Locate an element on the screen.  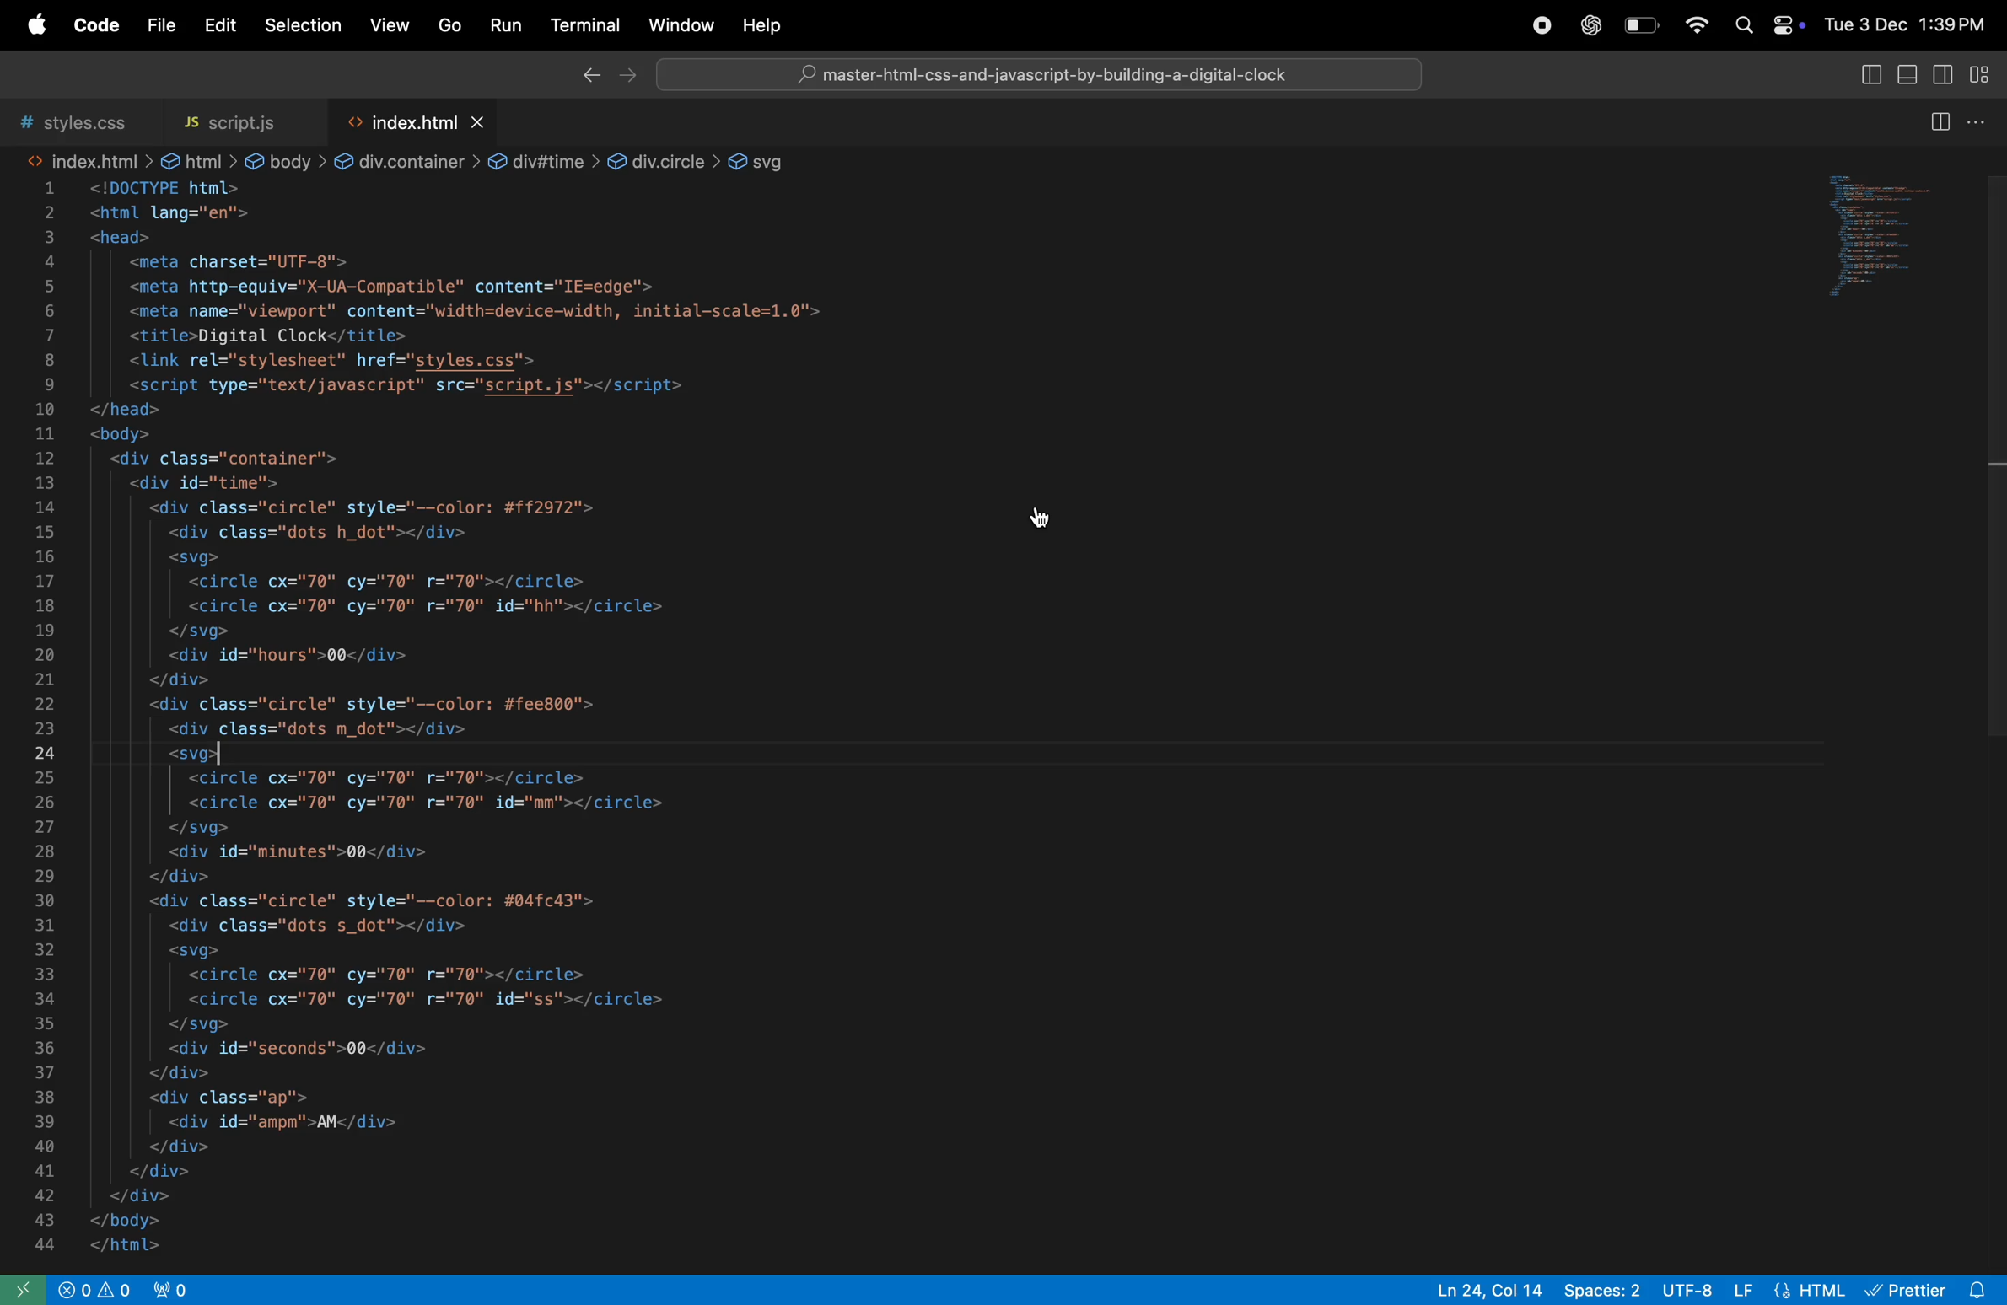
body is located at coordinates (274, 160).